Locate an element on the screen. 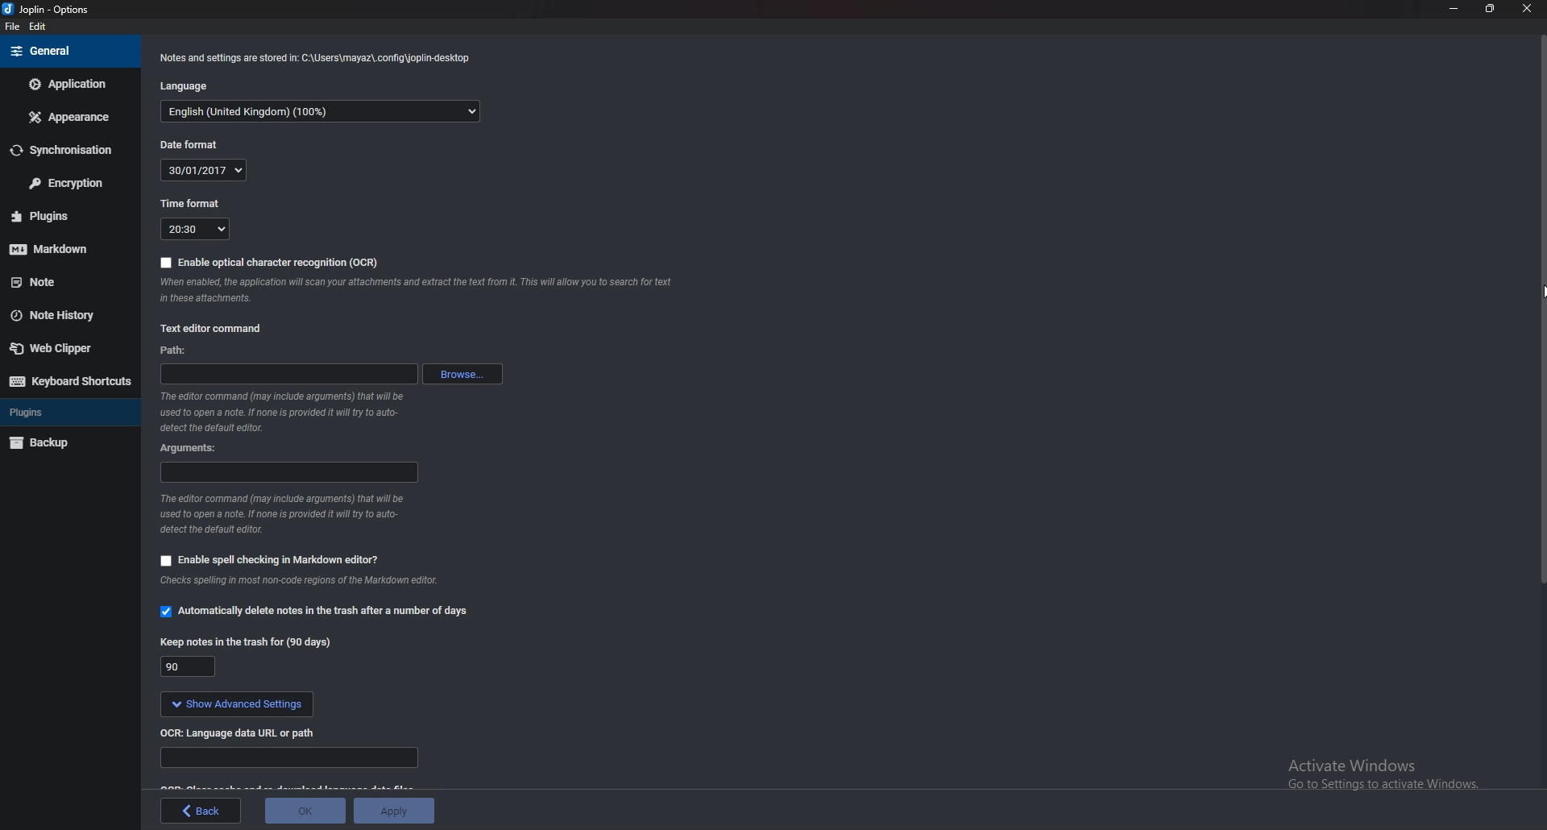 The width and height of the screenshot is (1547, 830). automatically delete notes is located at coordinates (323, 611).